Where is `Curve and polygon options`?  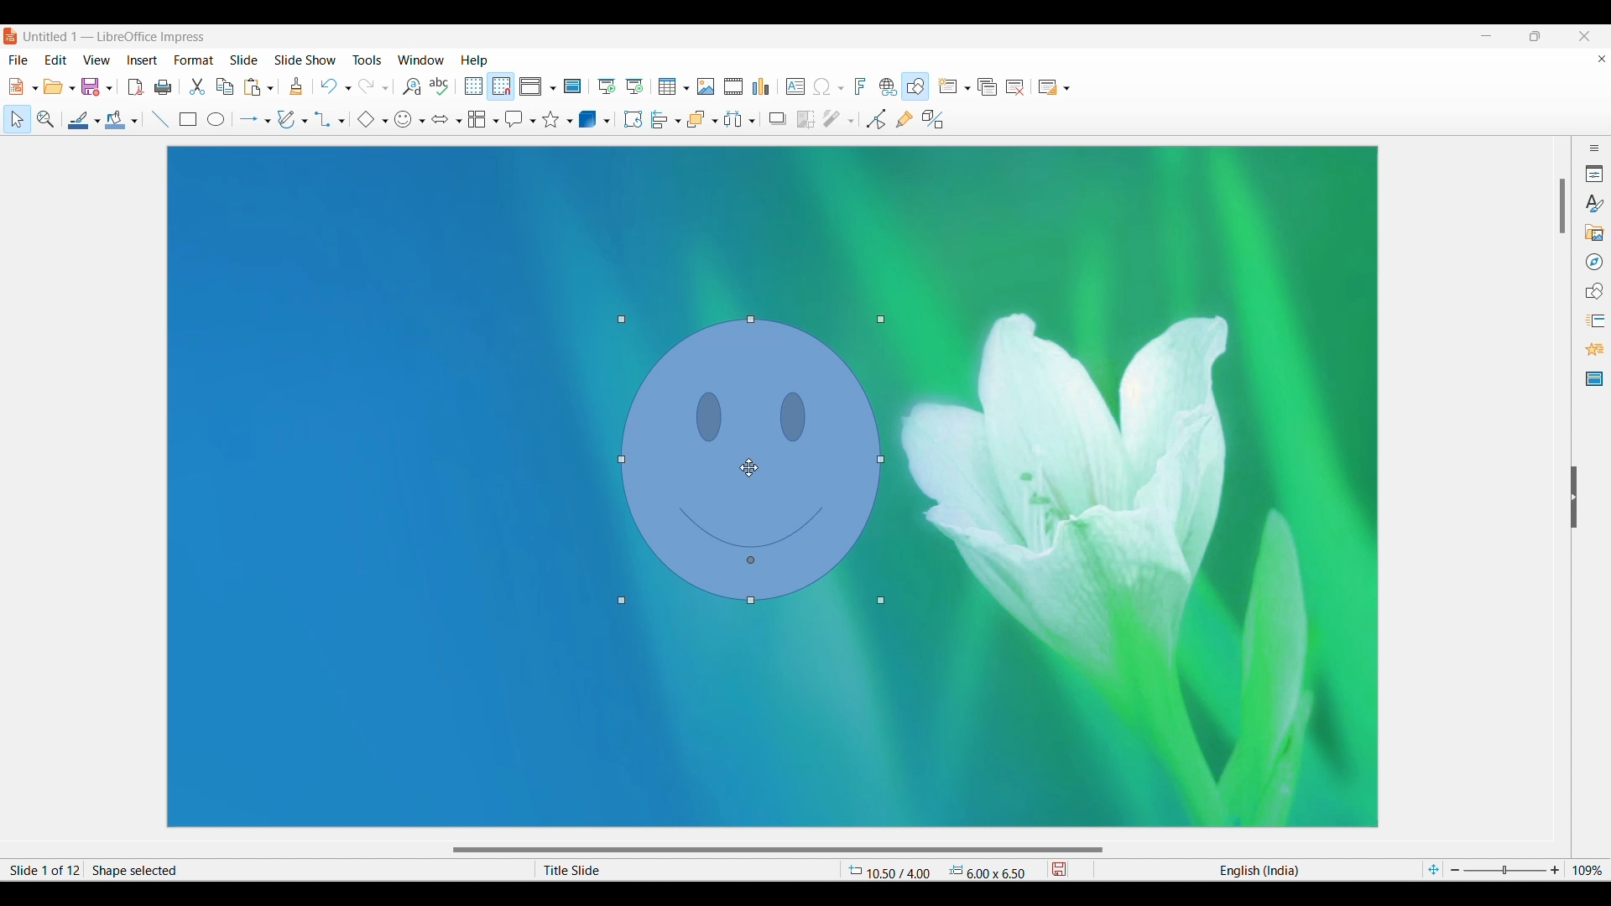 Curve and polygon options is located at coordinates (305, 121).